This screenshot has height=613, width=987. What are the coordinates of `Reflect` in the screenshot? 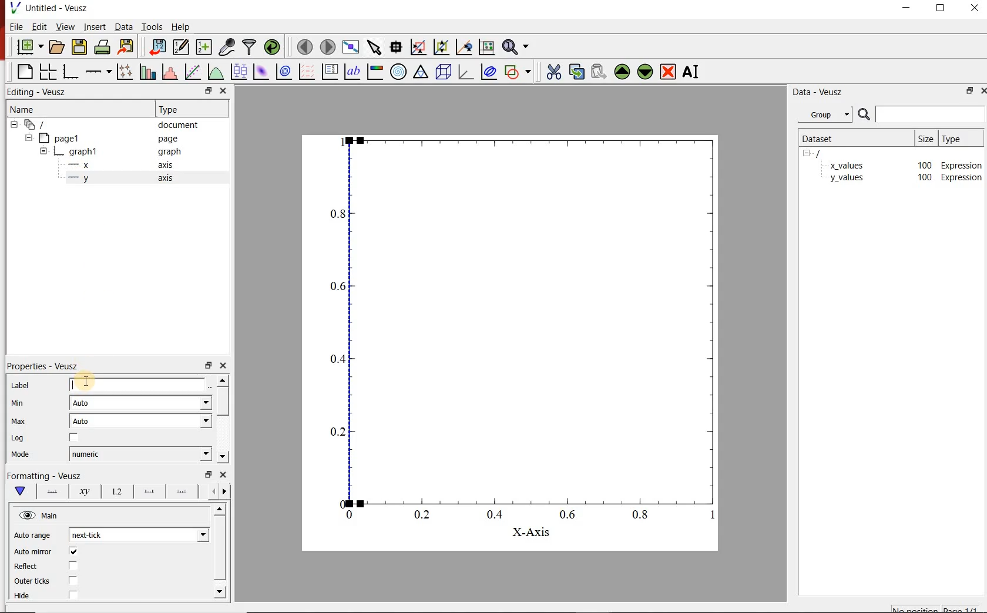 It's located at (32, 567).